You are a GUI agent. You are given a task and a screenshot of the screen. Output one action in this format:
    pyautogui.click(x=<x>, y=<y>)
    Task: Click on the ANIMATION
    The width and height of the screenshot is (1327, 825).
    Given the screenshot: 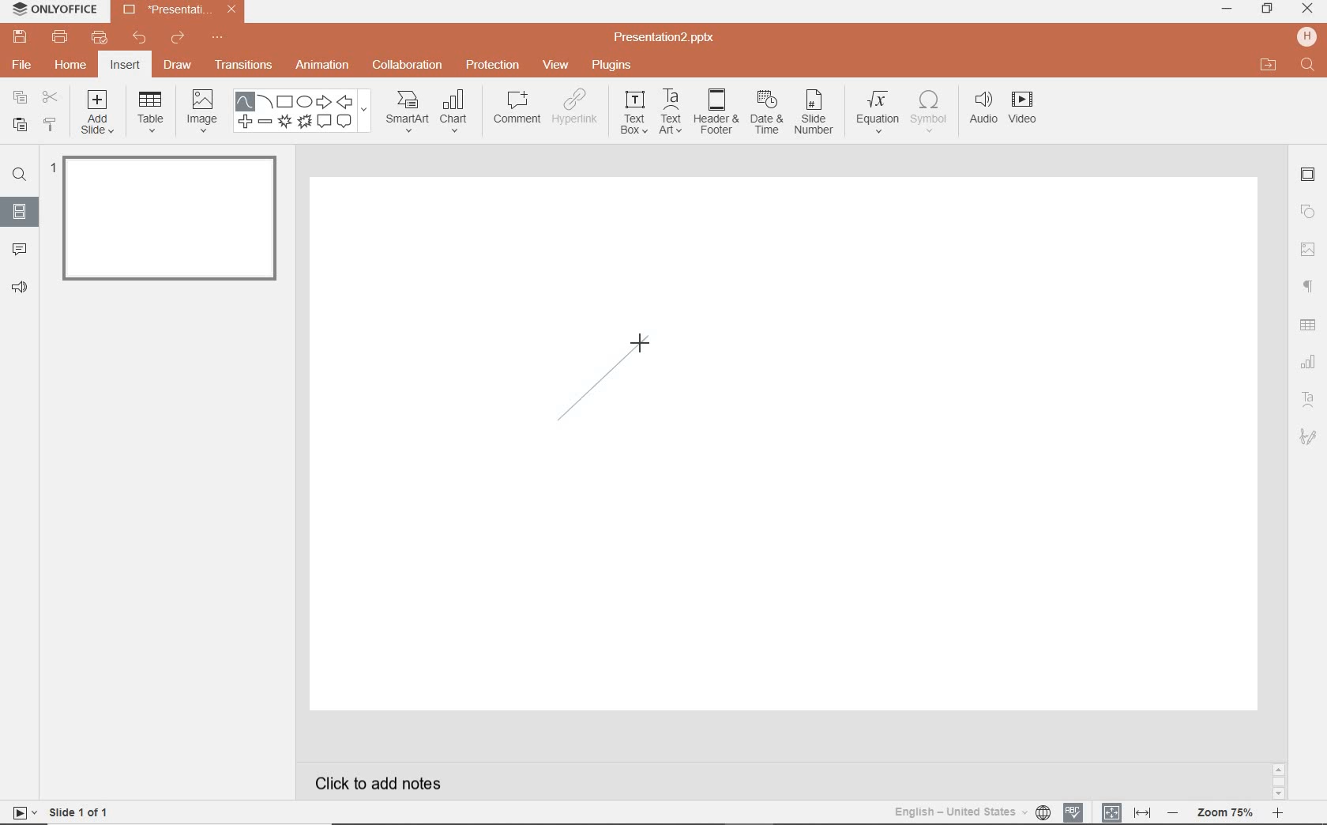 What is the action you would take?
    pyautogui.click(x=325, y=66)
    